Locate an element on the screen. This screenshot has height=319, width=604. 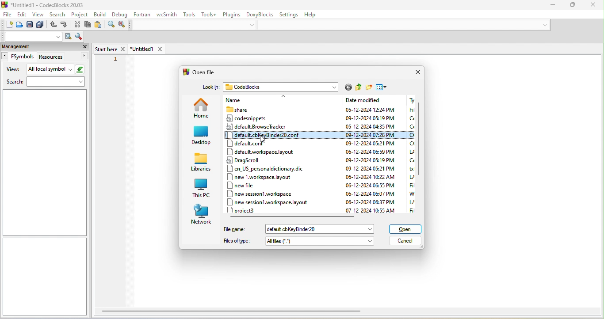
date is located at coordinates (369, 211).